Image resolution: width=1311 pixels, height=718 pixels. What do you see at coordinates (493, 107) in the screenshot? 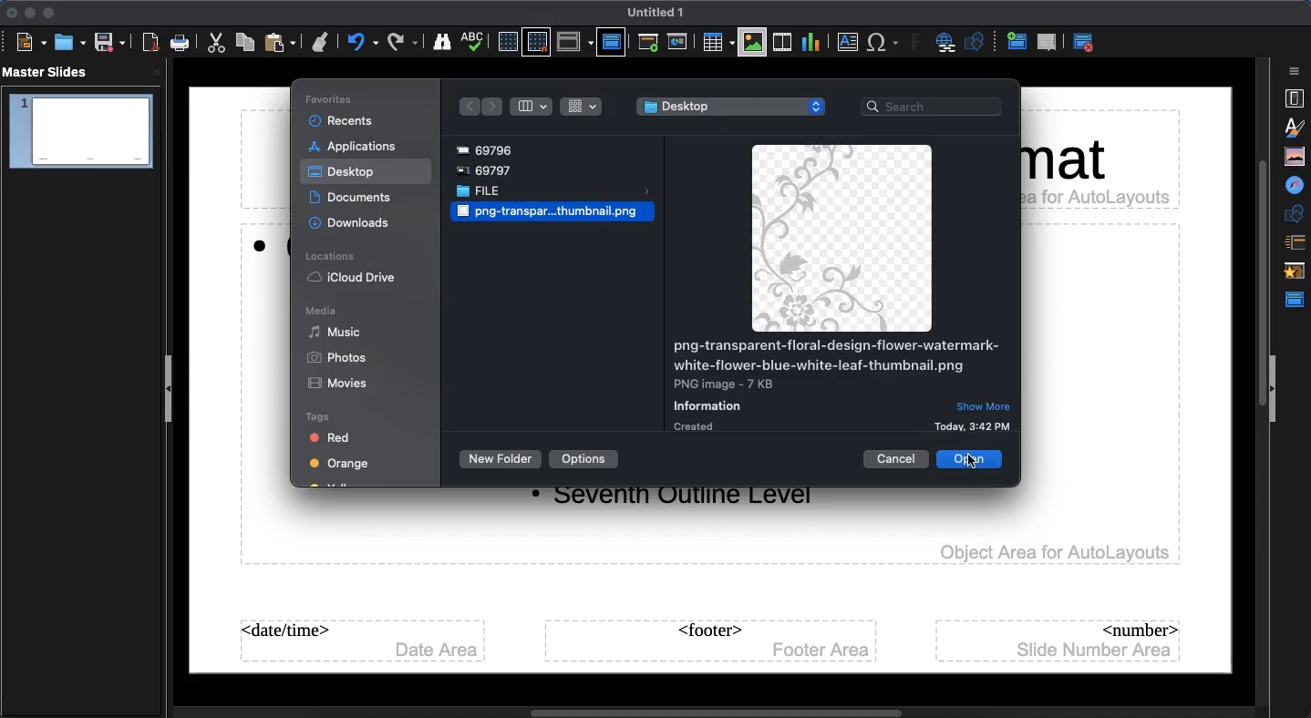
I see `Forward` at bounding box center [493, 107].